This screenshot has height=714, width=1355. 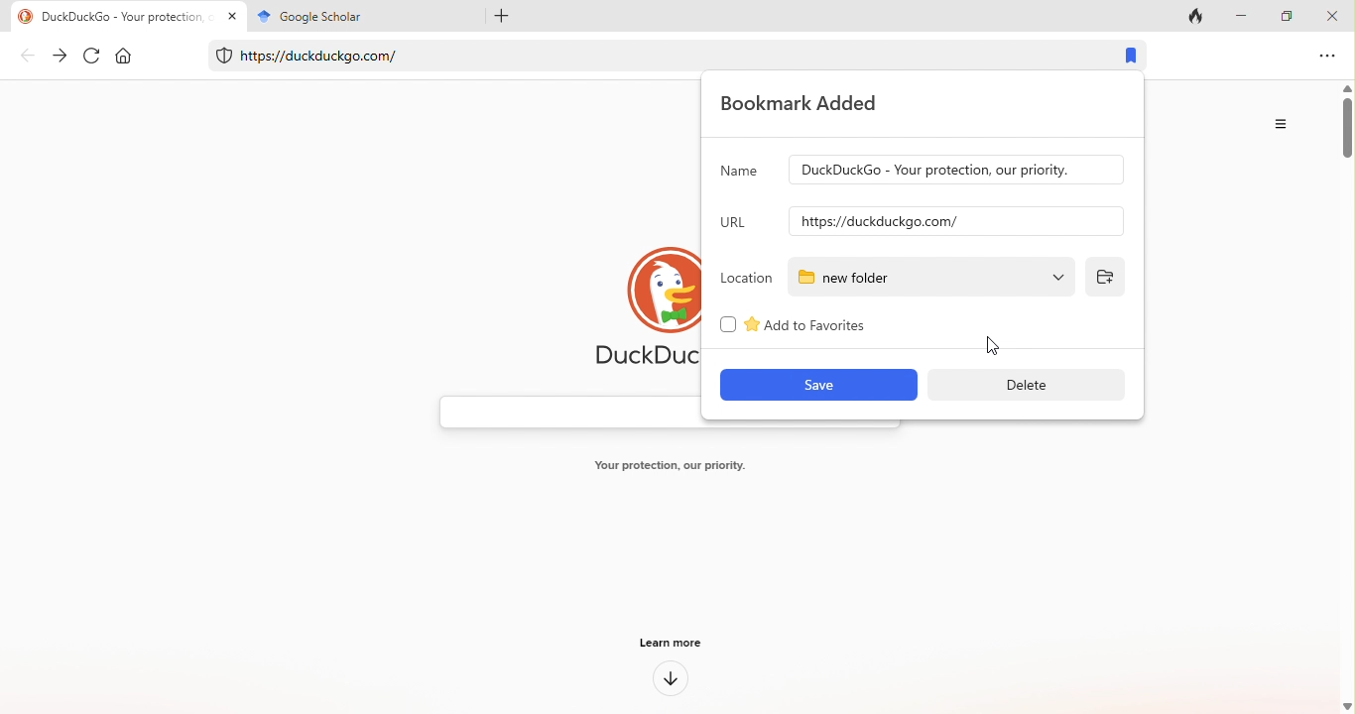 I want to click on option, so click(x=1285, y=124).